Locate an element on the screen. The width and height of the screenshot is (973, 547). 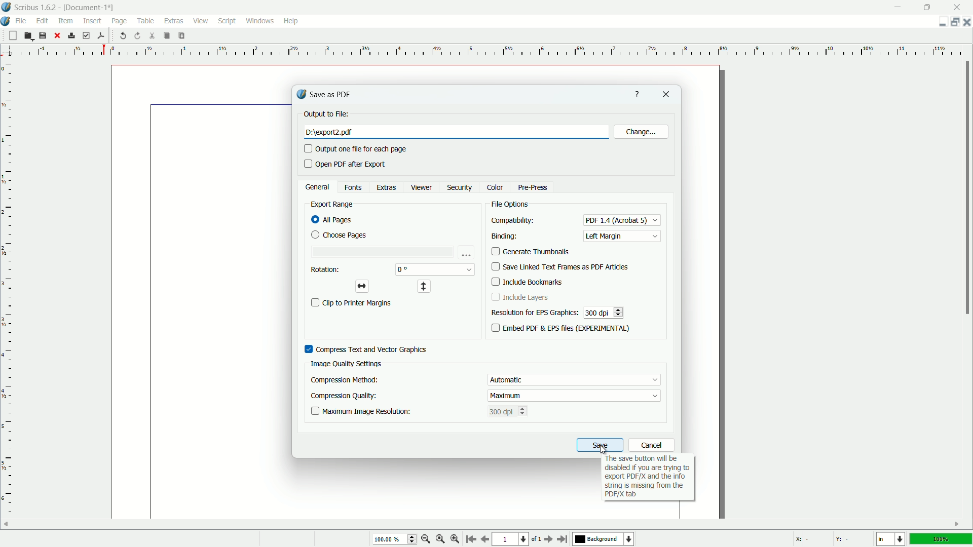
maximize is located at coordinates (926, 8).